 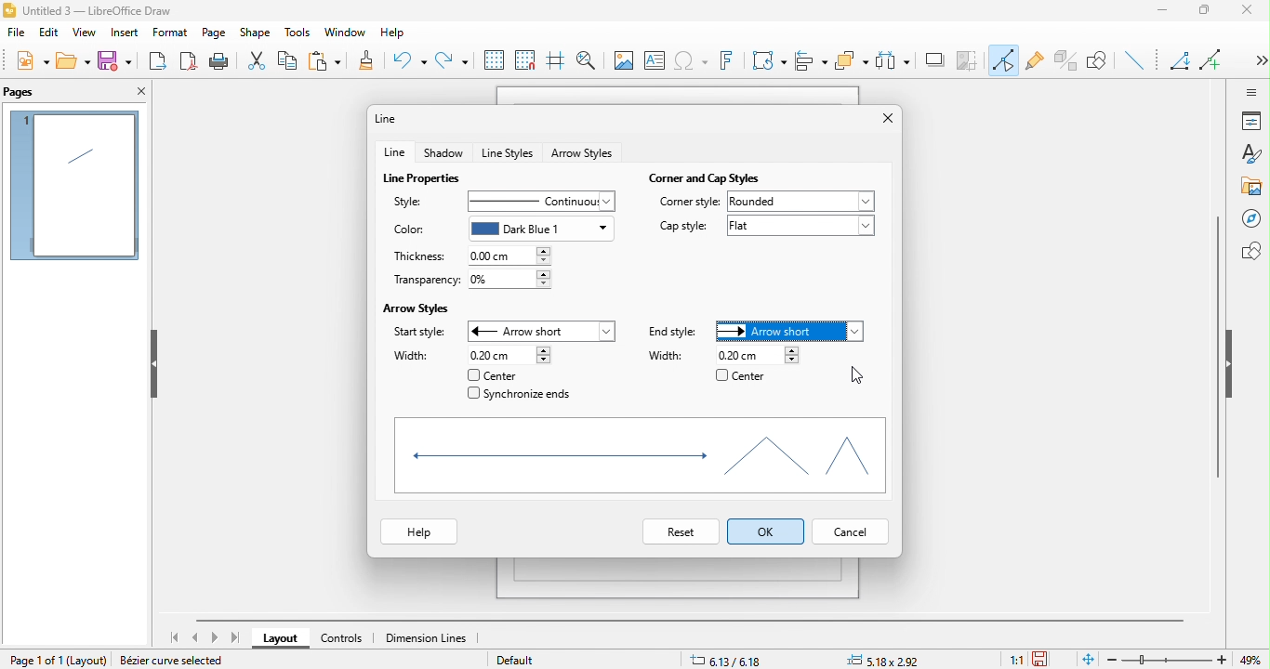 I want to click on gluepoint function, so click(x=1036, y=62).